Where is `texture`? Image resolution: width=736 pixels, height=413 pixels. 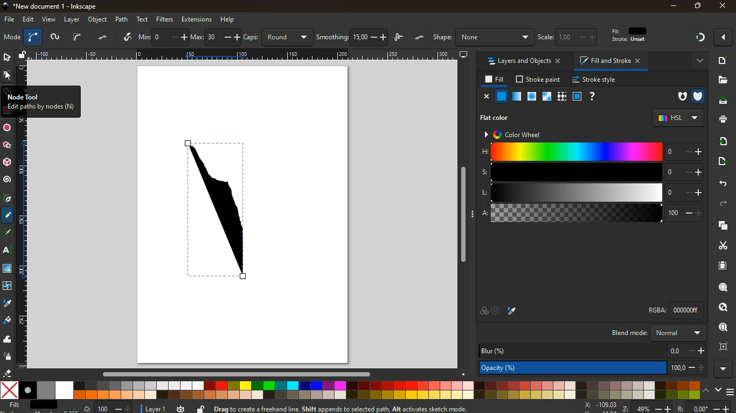 texture is located at coordinates (8, 268).